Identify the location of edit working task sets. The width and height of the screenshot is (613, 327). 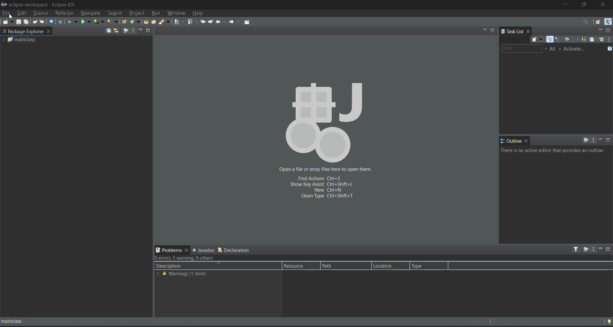
(553, 49).